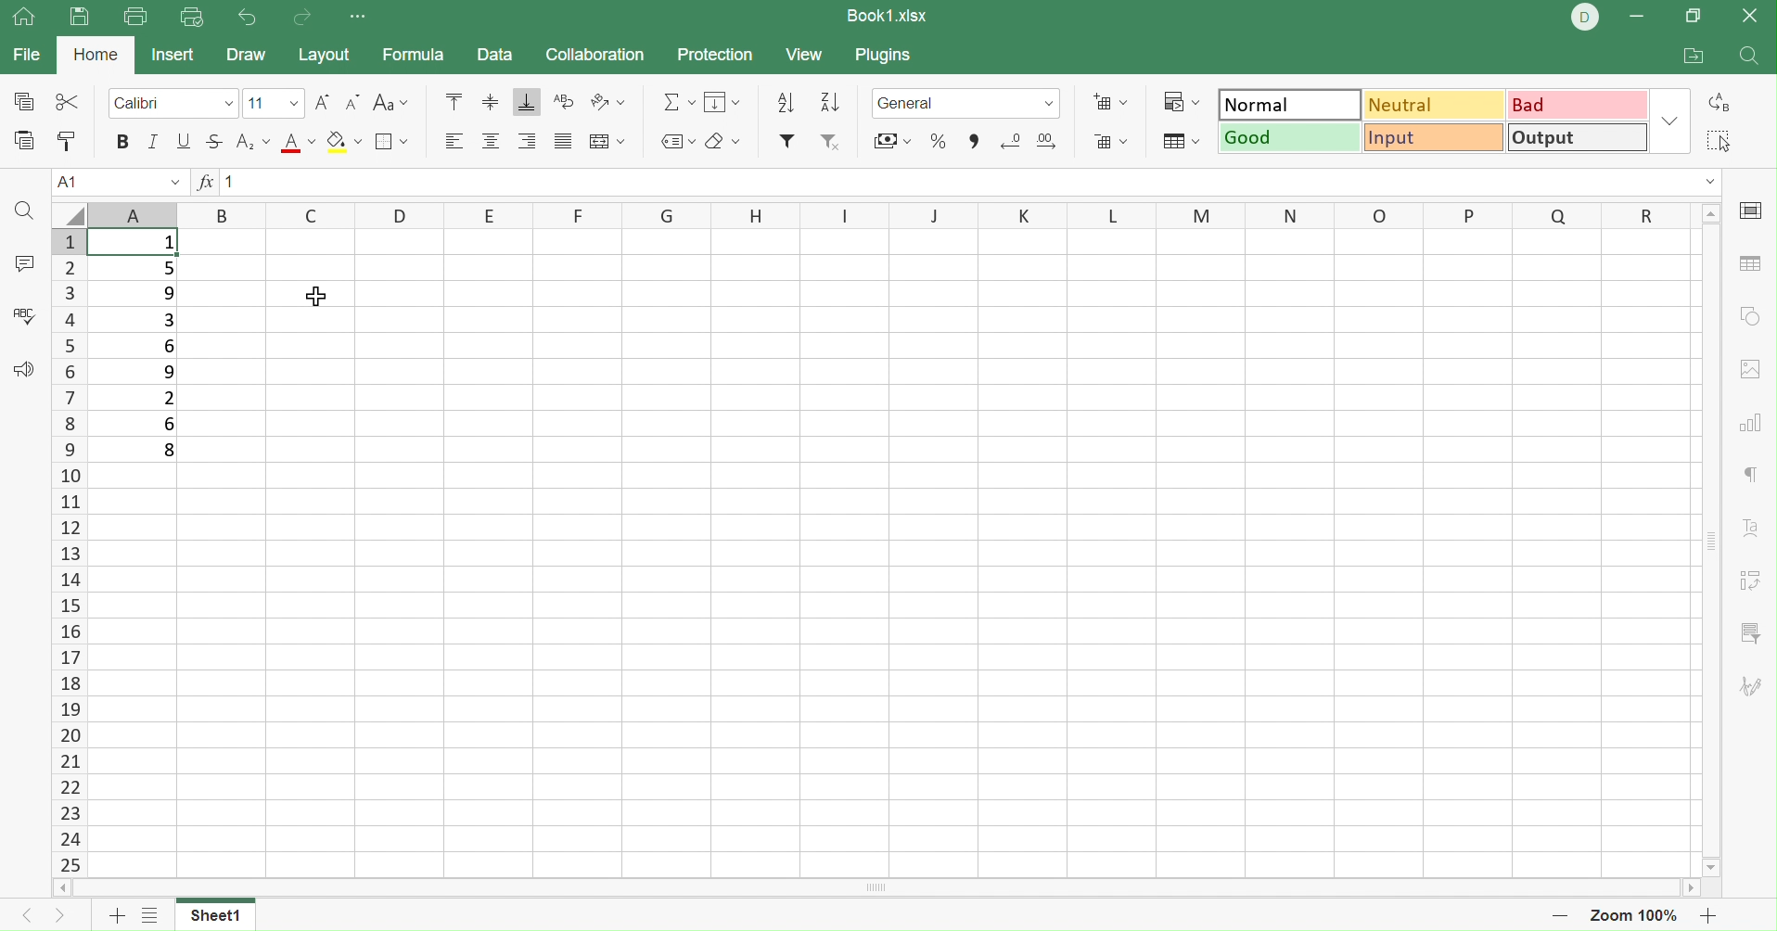  Describe the element at coordinates (494, 54) in the screenshot. I see `Data` at that location.